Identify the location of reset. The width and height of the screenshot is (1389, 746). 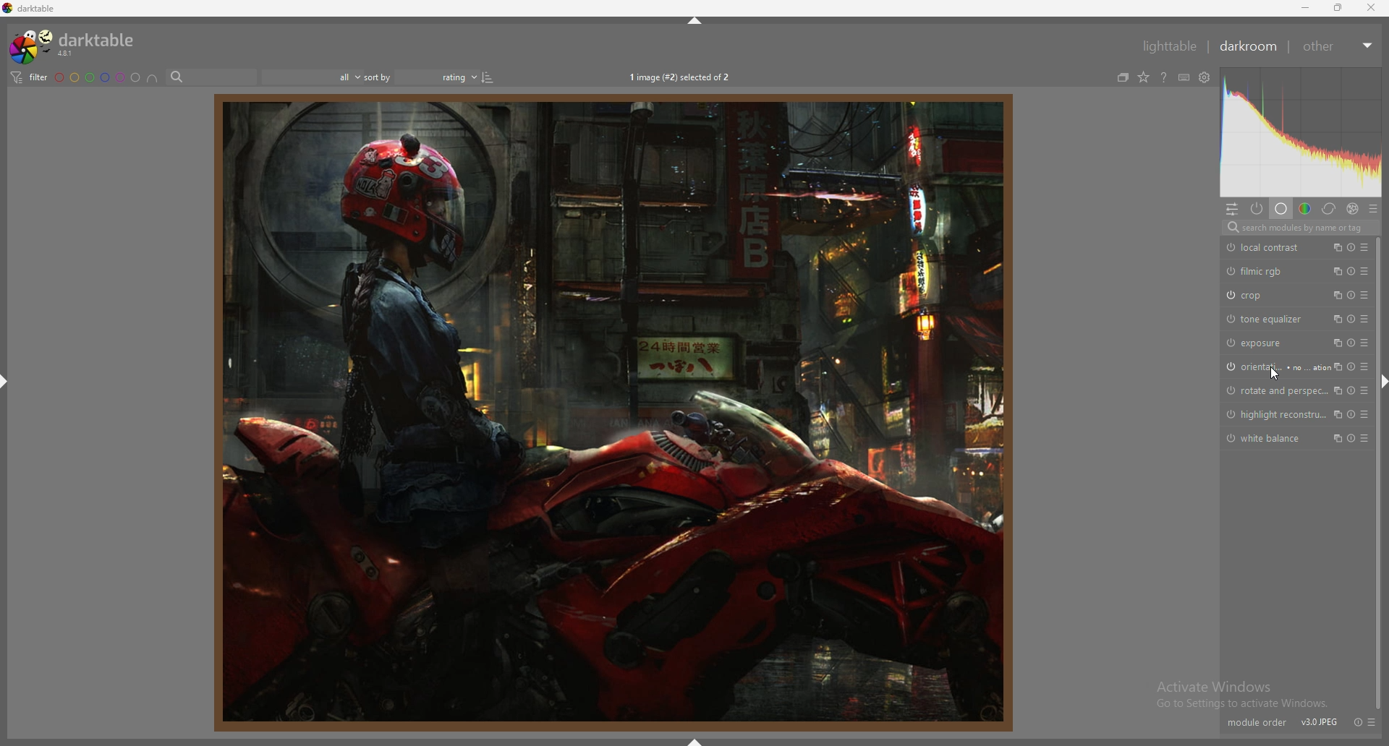
(1351, 319).